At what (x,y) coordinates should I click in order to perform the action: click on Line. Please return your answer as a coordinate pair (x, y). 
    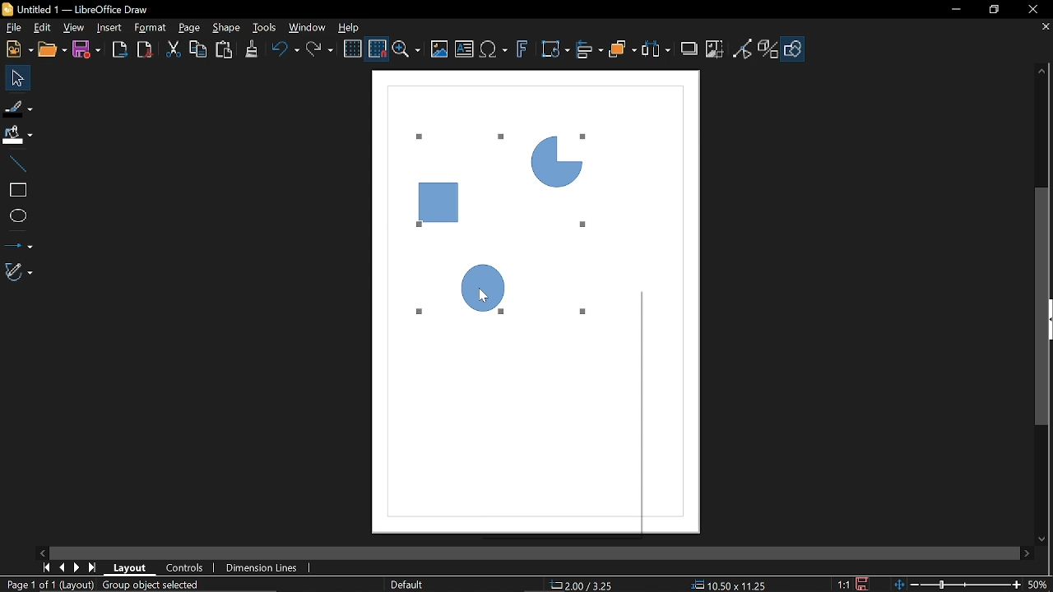
    Looking at the image, I should click on (15, 160).